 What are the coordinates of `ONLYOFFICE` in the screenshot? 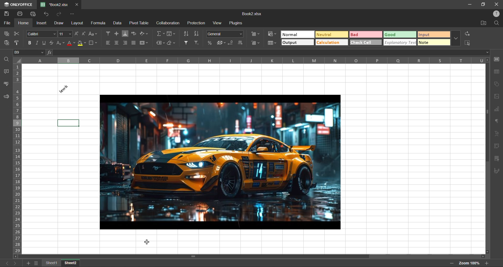 It's located at (23, 5).